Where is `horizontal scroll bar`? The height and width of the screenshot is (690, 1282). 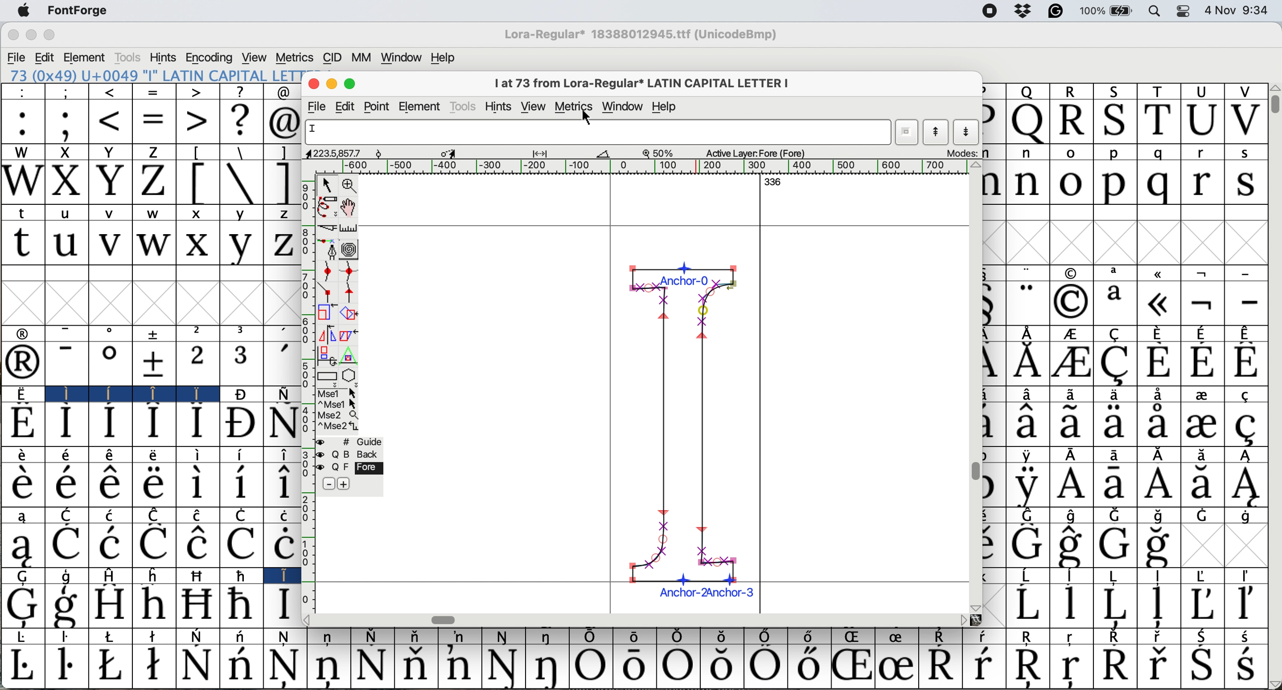
horizontal scroll bar is located at coordinates (443, 619).